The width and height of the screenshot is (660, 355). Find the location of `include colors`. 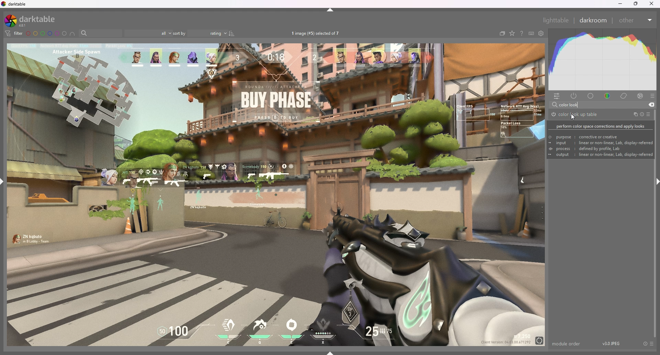

include colors is located at coordinates (72, 34).